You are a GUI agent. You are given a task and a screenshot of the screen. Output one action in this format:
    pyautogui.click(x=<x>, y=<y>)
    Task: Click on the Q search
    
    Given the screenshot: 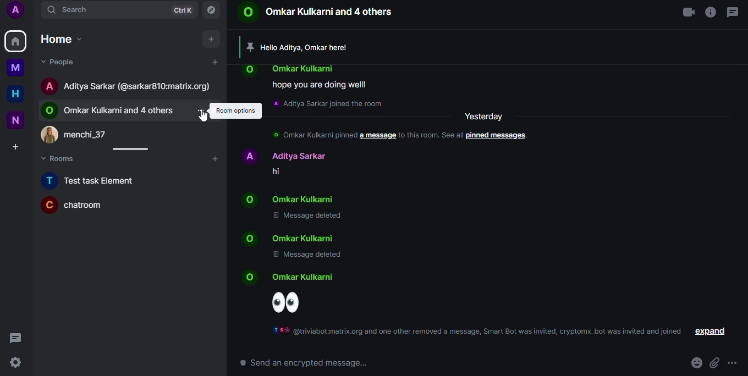 What is the action you would take?
    pyautogui.click(x=72, y=10)
    